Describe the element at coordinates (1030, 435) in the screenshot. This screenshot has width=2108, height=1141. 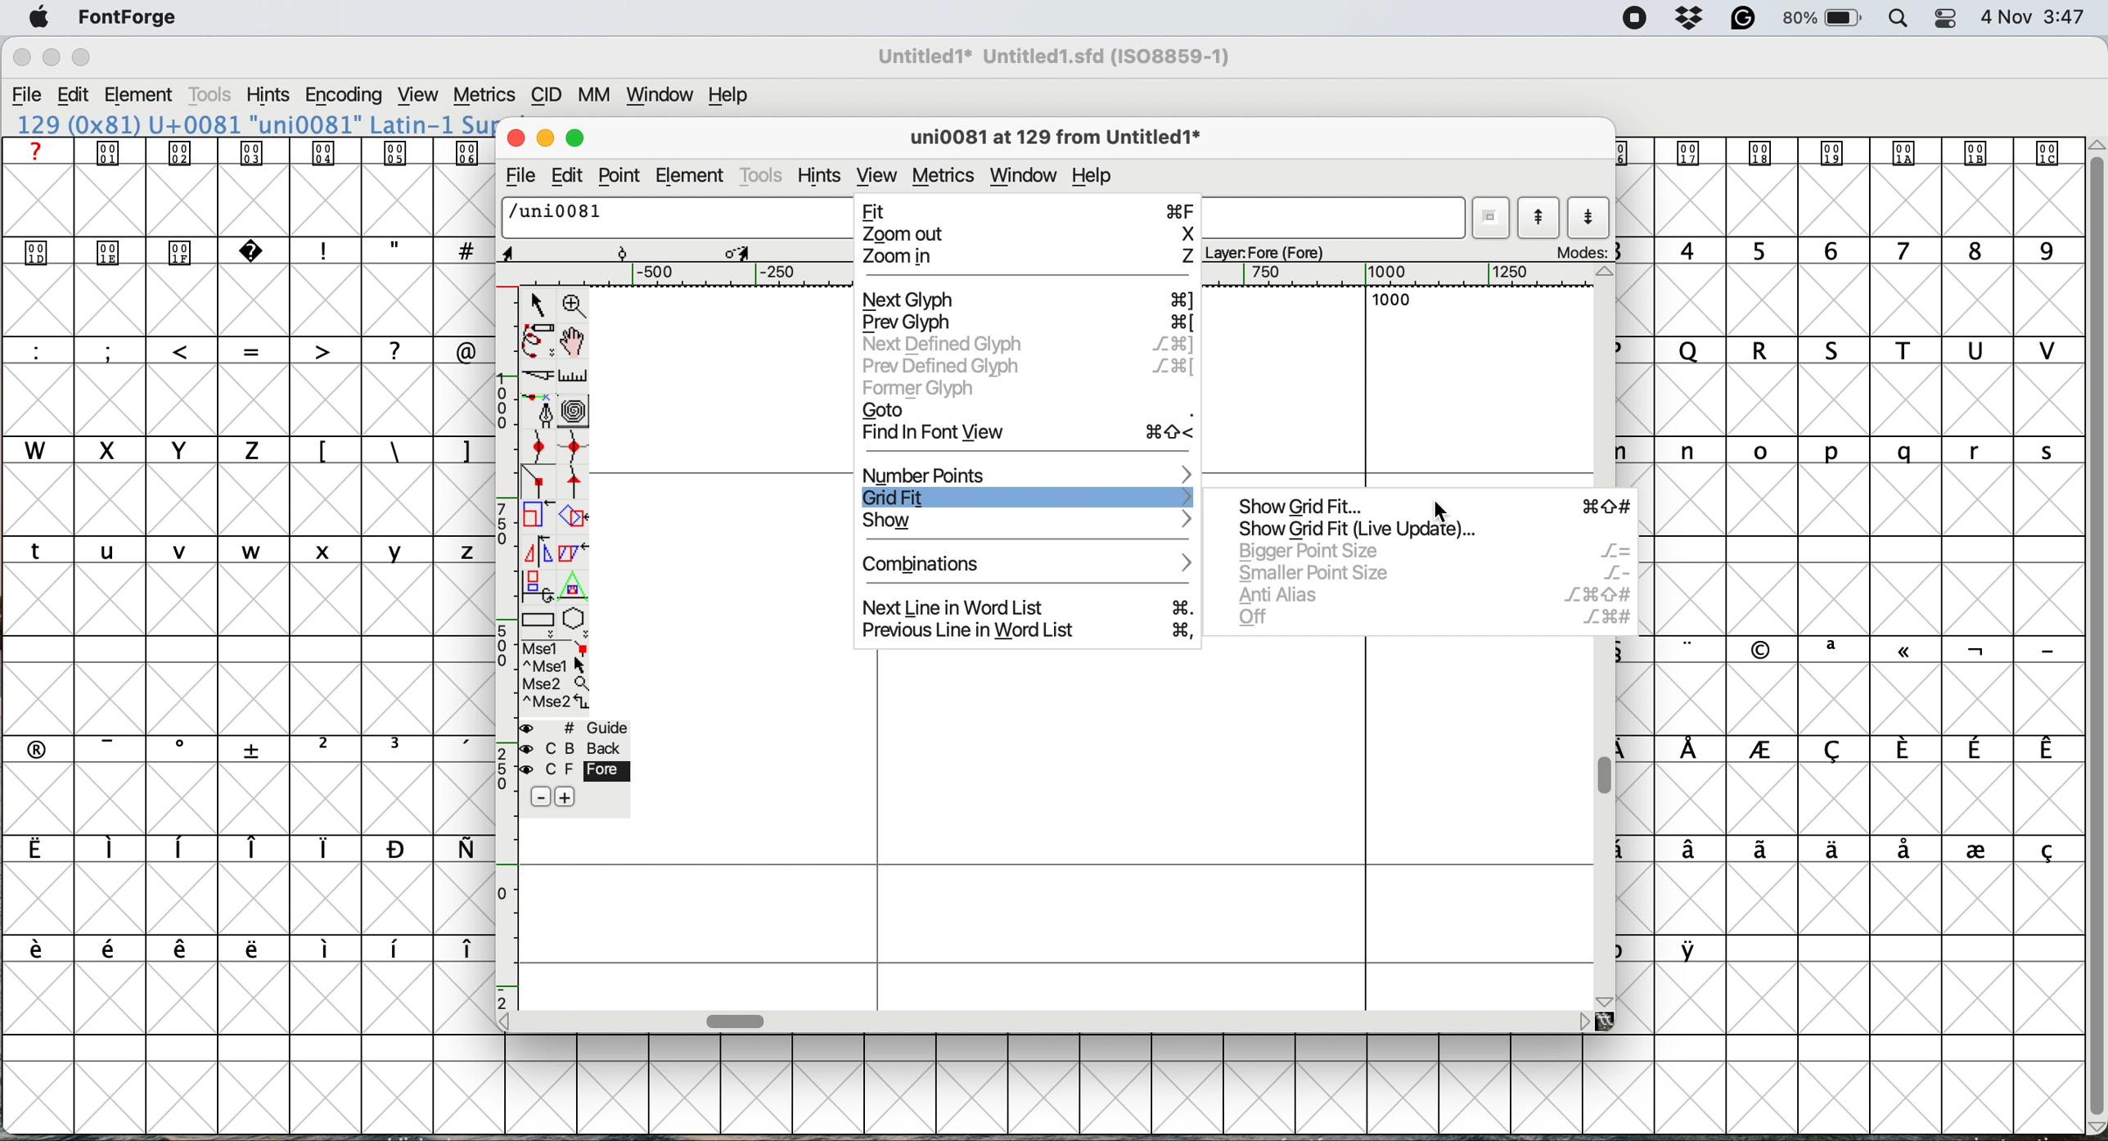
I see `find in font view` at that location.